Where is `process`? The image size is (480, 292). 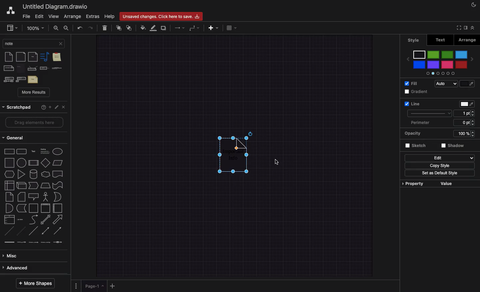 process is located at coordinates (22, 163).